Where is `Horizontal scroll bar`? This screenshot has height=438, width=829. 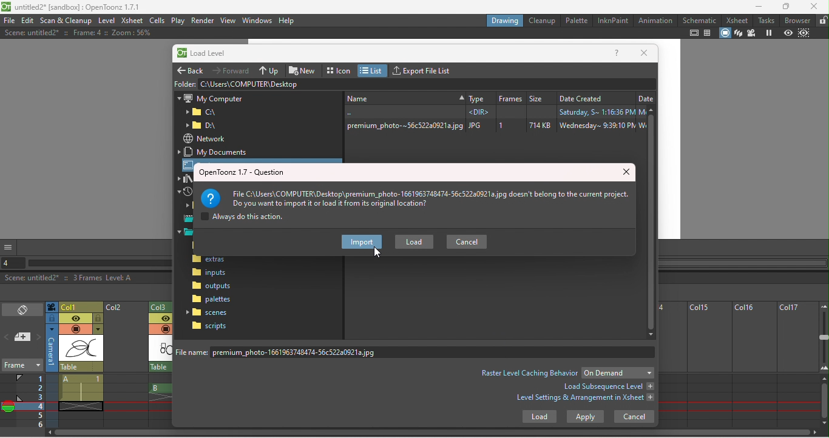
Horizontal scroll bar is located at coordinates (435, 434).